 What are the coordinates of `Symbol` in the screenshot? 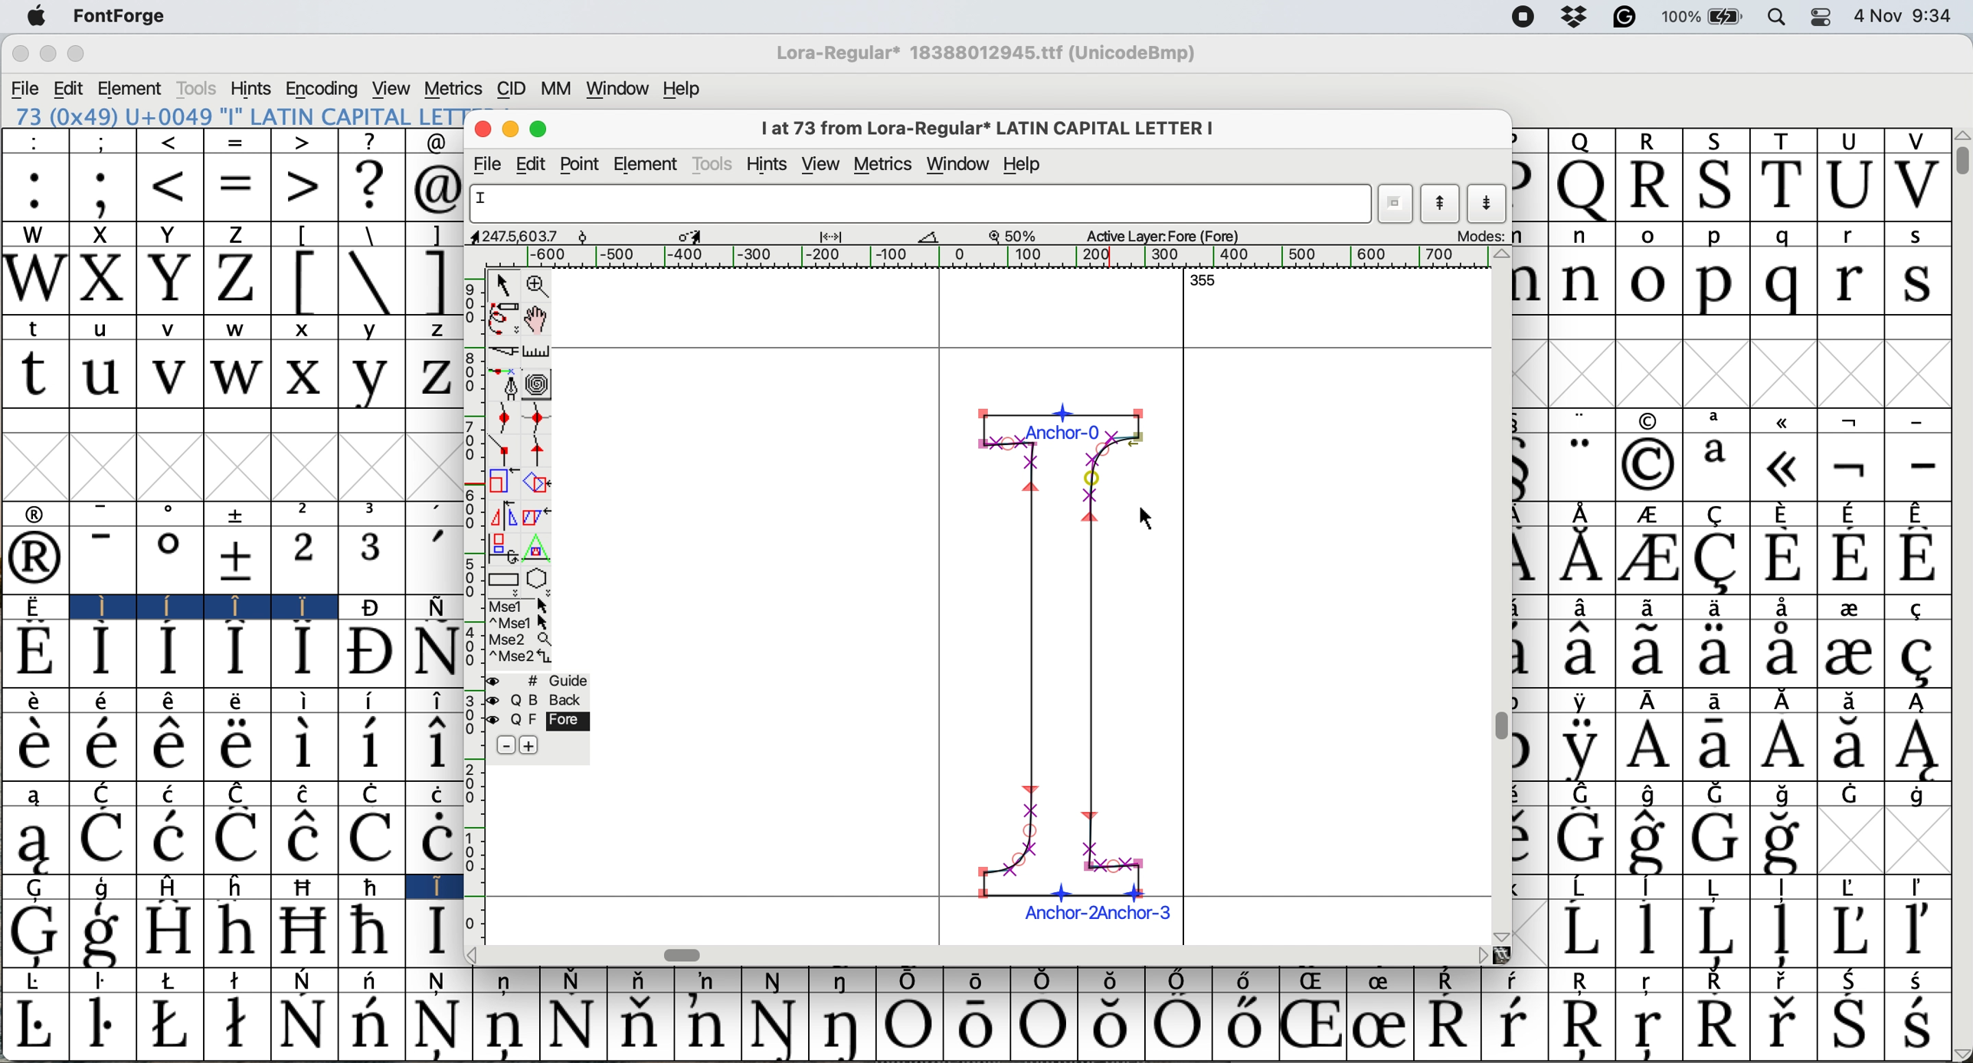 It's located at (105, 982).